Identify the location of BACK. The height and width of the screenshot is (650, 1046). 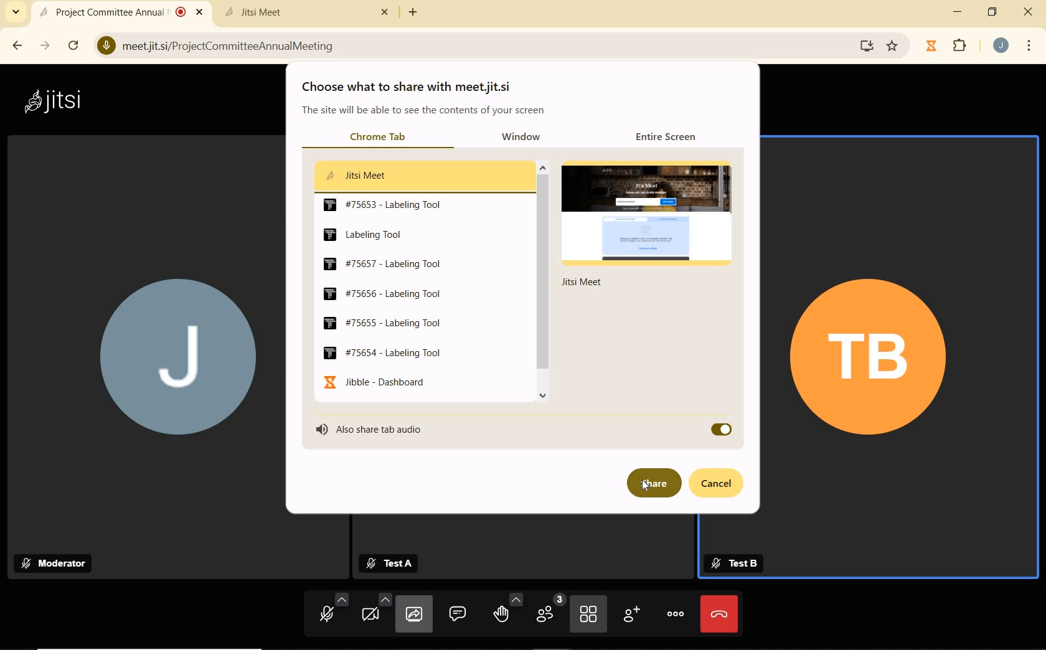
(16, 45).